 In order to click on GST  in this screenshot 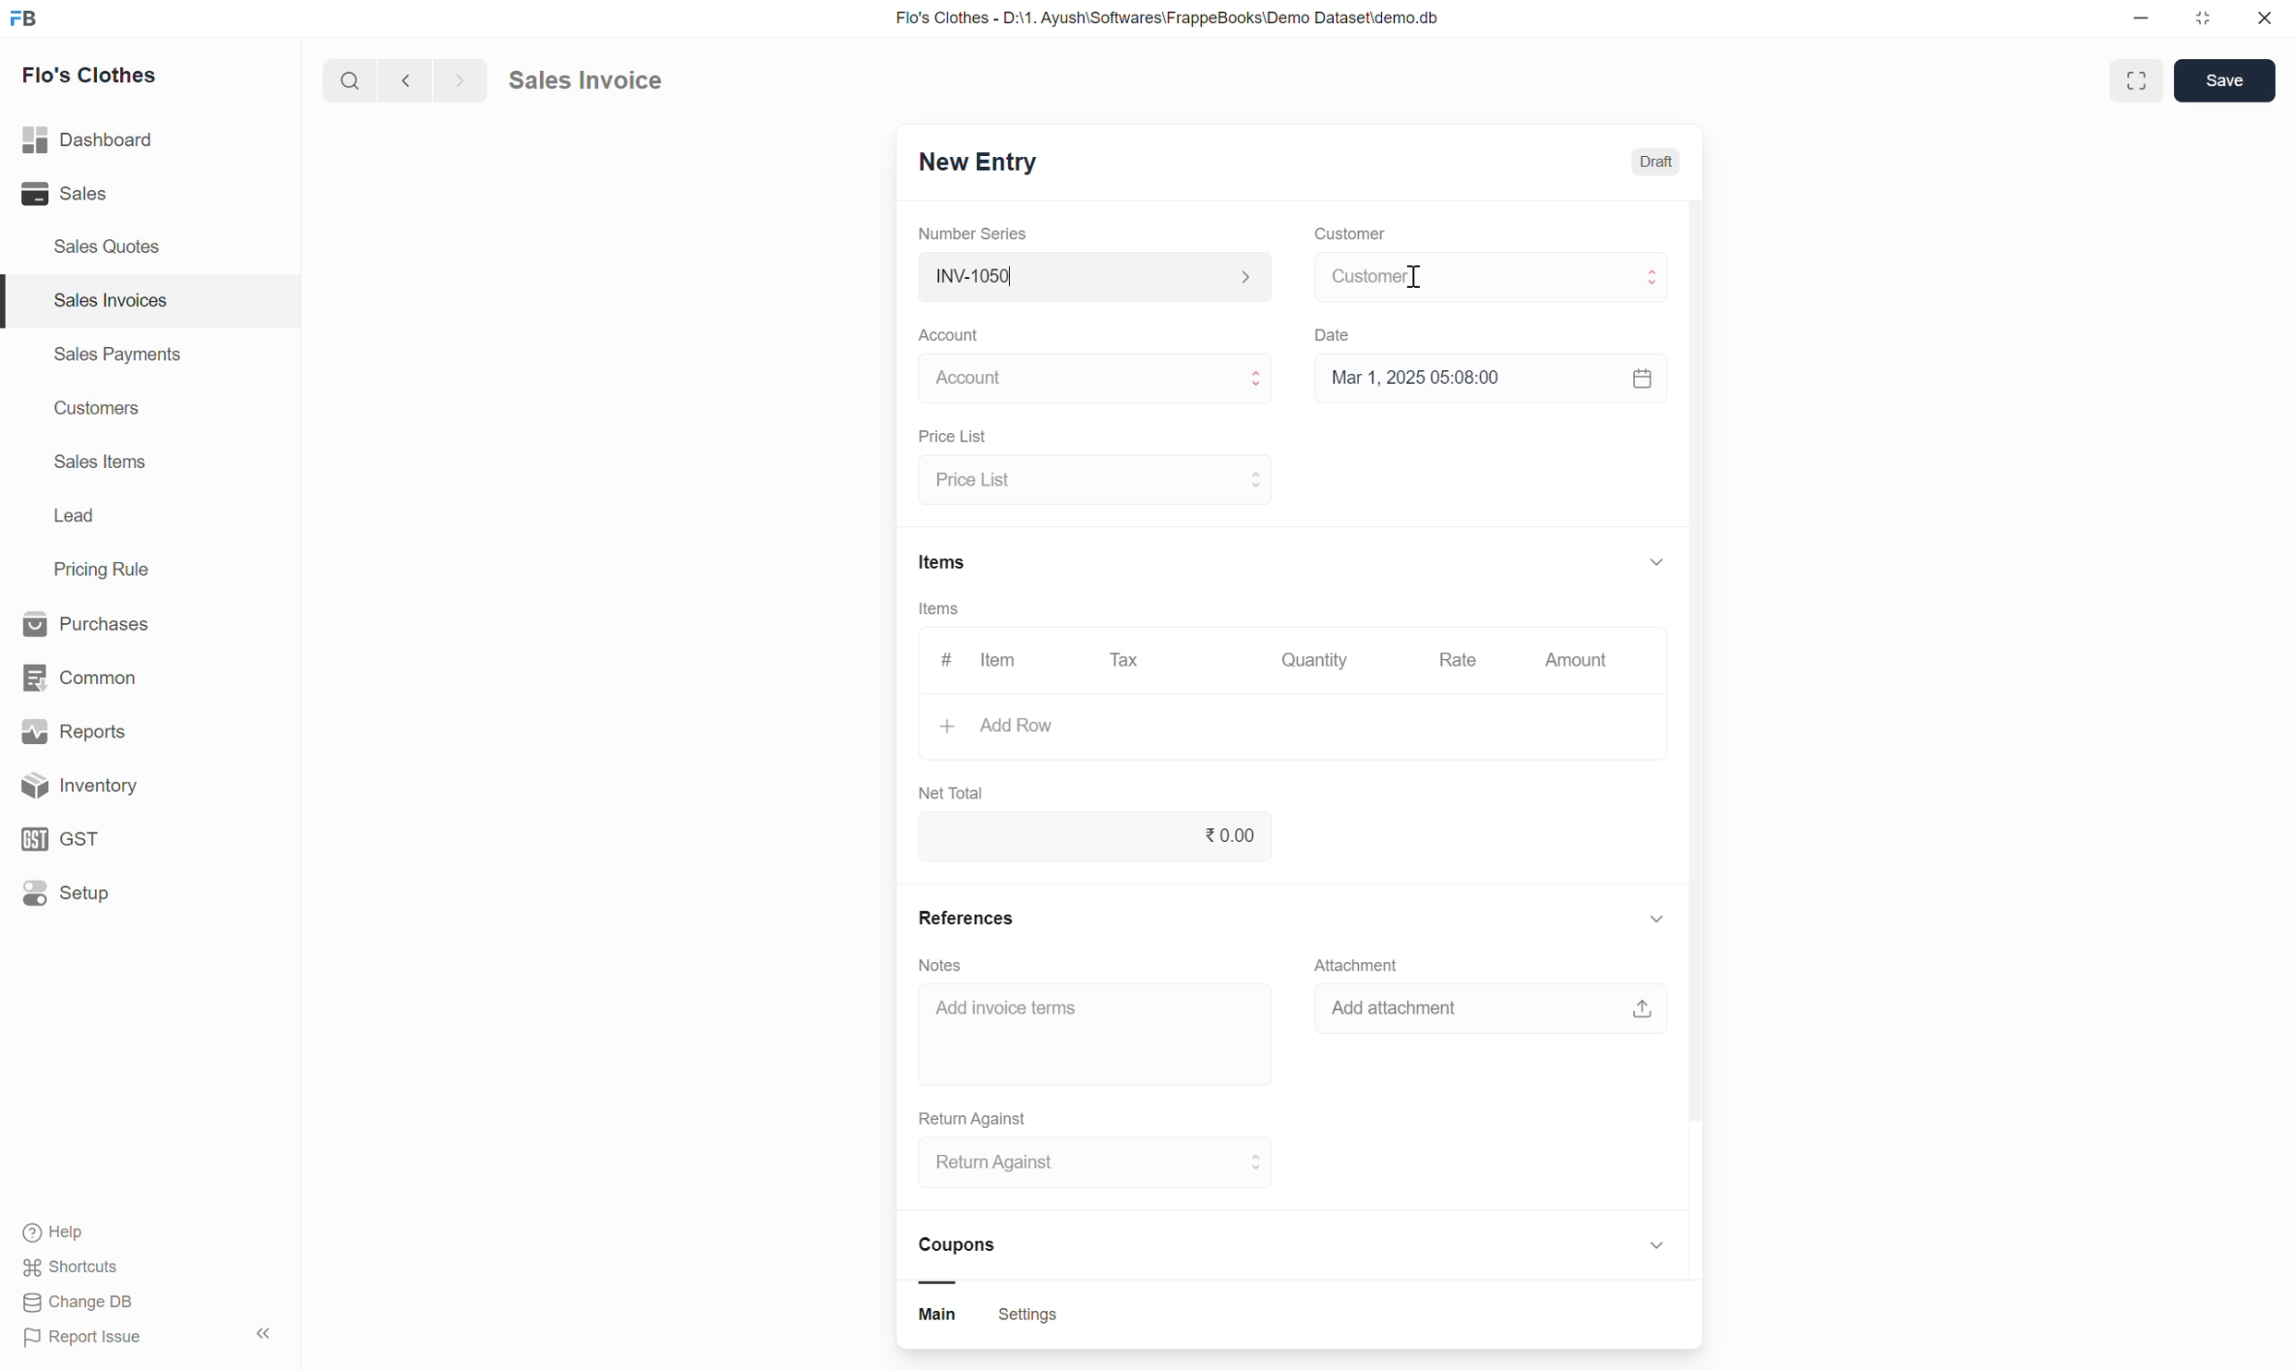, I will do `click(128, 837)`.